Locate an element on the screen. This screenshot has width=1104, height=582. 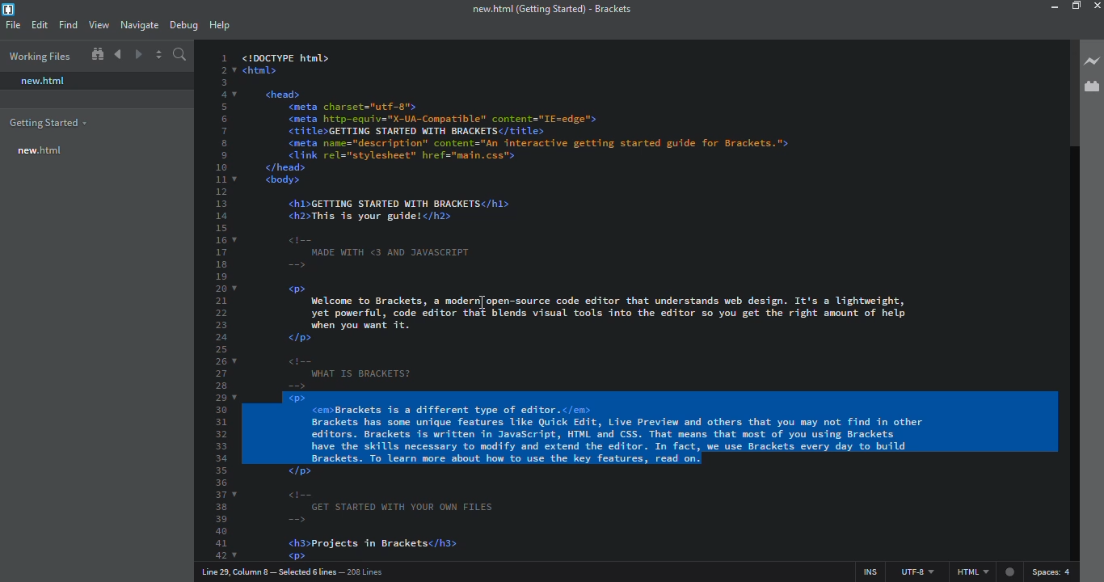
view is located at coordinates (100, 23).